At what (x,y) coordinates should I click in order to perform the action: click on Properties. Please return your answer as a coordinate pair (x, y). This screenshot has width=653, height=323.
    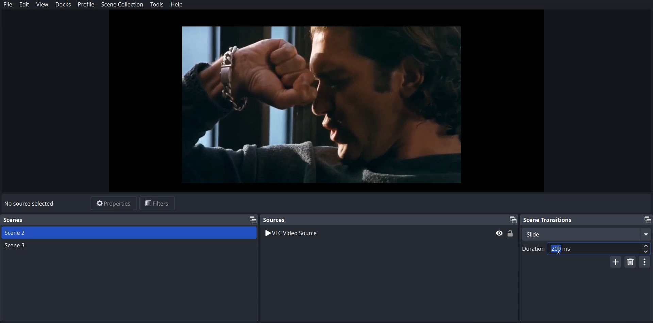
    Looking at the image, I should click on (114, 204).